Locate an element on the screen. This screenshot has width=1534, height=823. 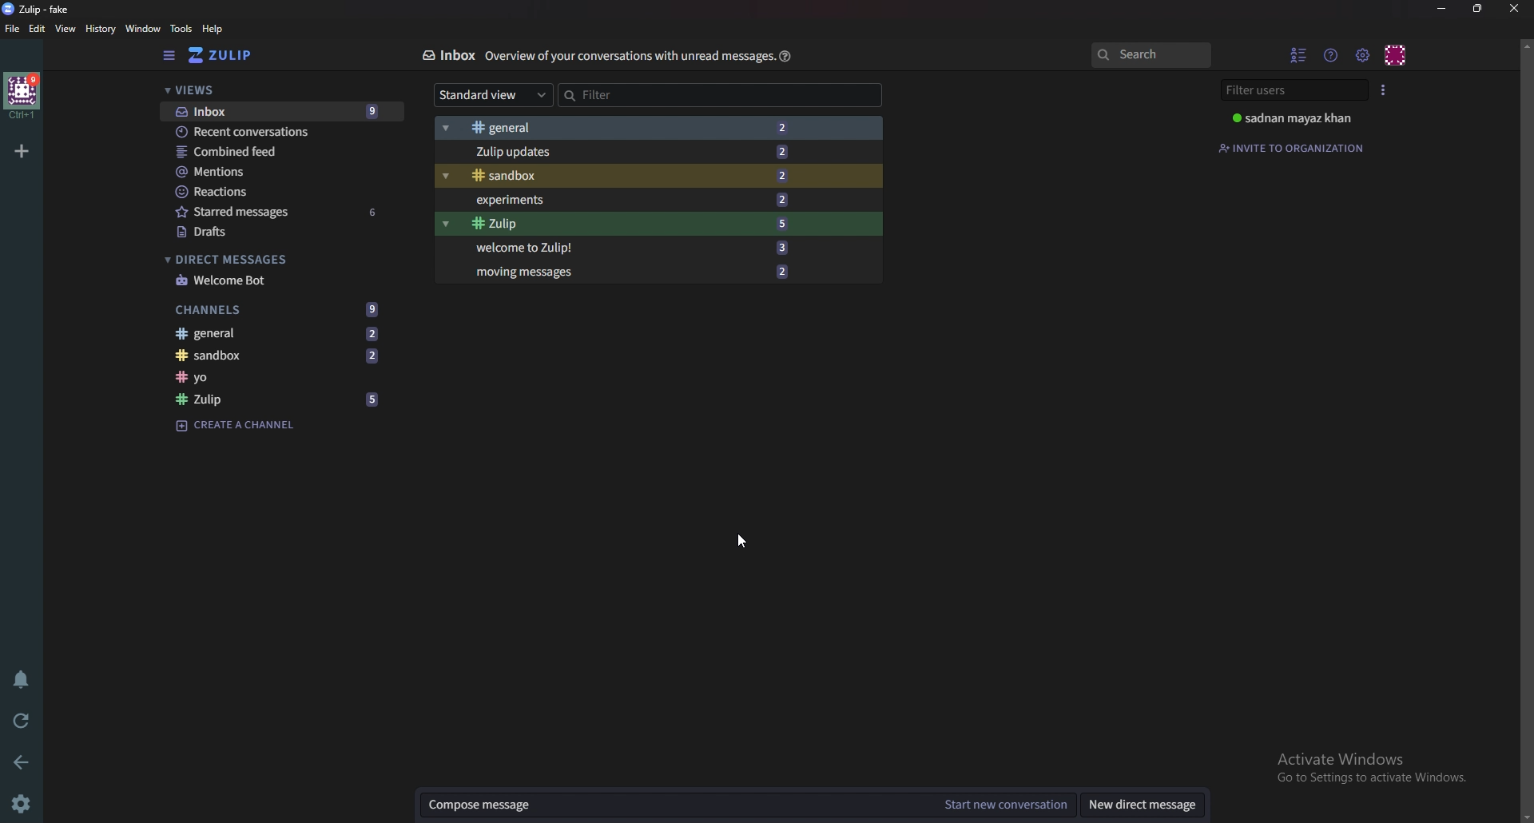
Tools is located at coordinates (181, 29).